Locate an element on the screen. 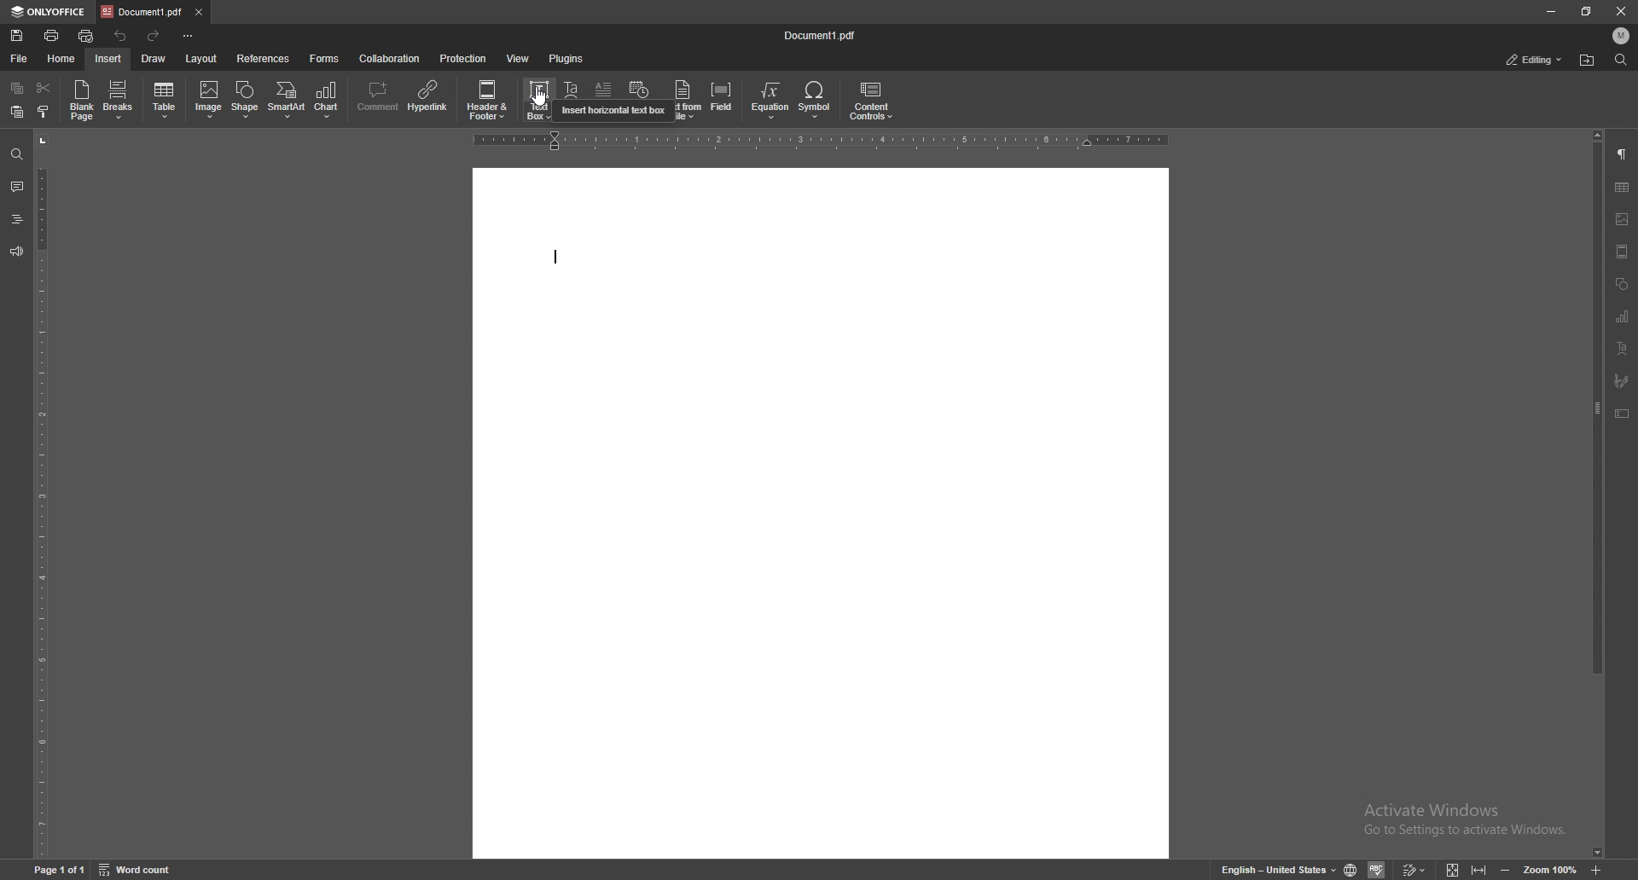 This screenshot has height=880, width=1638. shapes is located at coordinates (1622, 284).